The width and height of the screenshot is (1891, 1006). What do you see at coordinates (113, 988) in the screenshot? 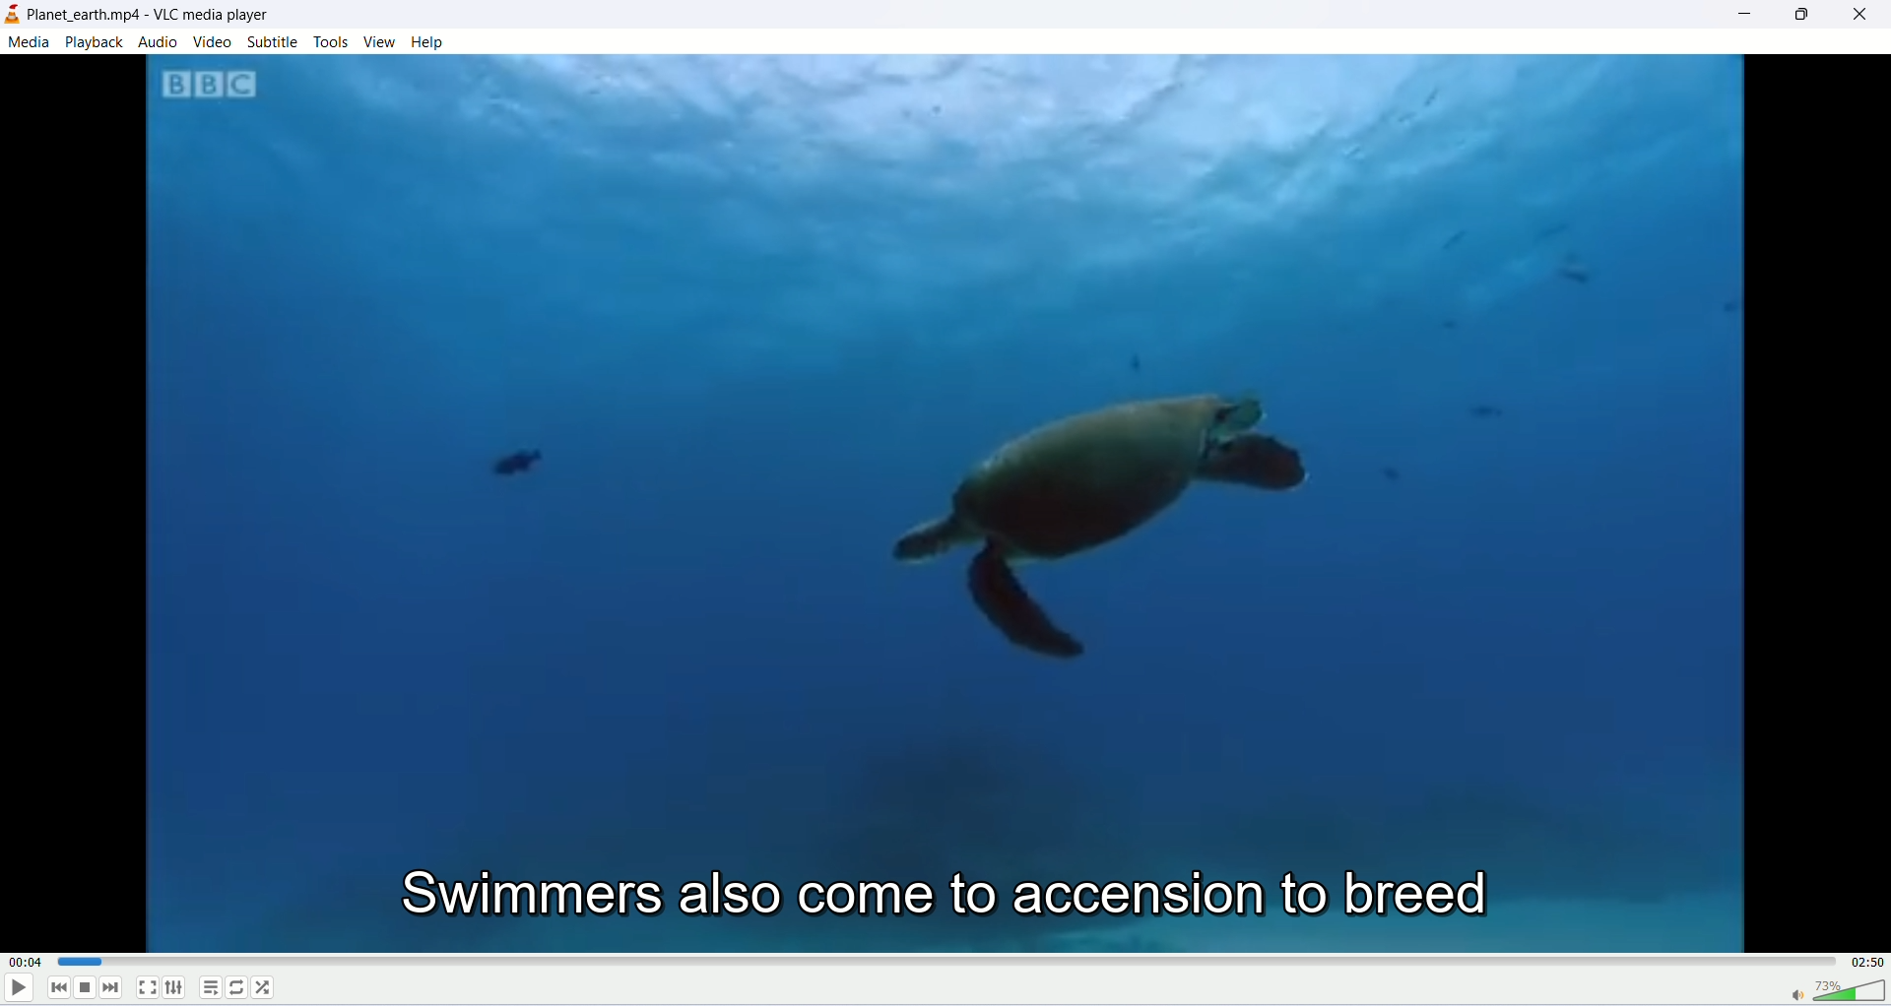
I see `next` at bounding box center [113, 988].